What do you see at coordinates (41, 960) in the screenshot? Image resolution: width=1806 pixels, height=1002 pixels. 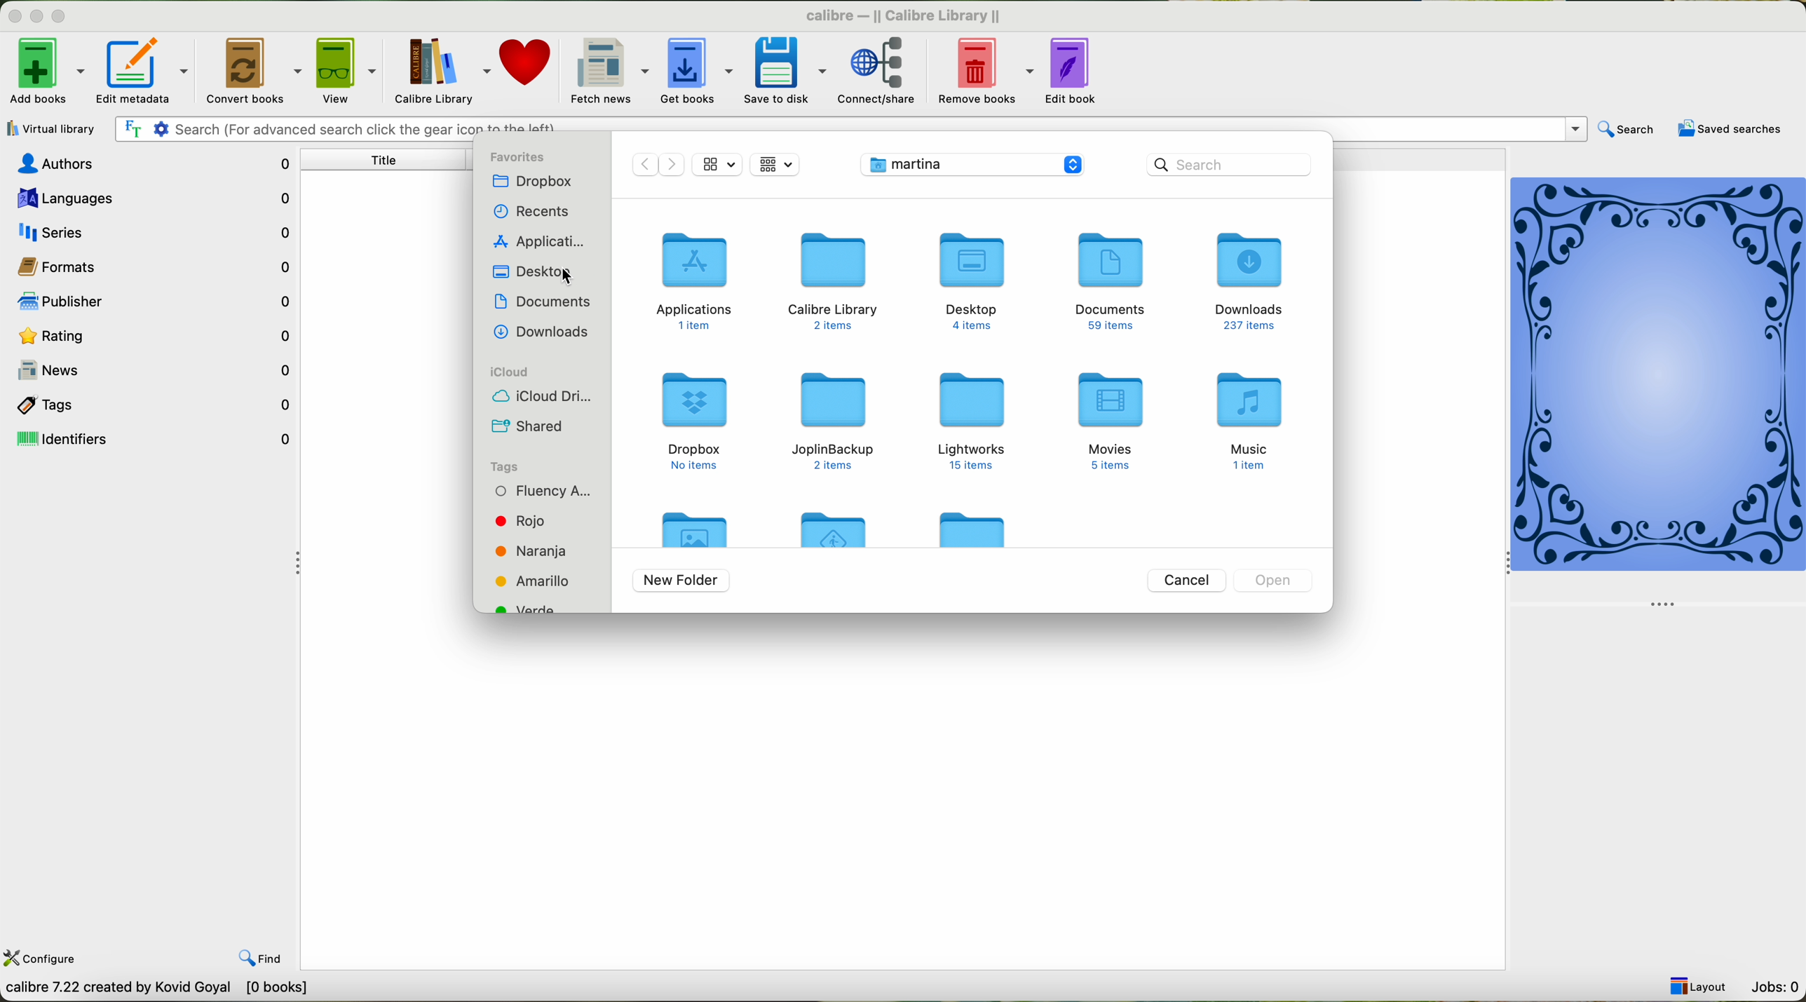 I see `configure` at bounding box center [41, 960].